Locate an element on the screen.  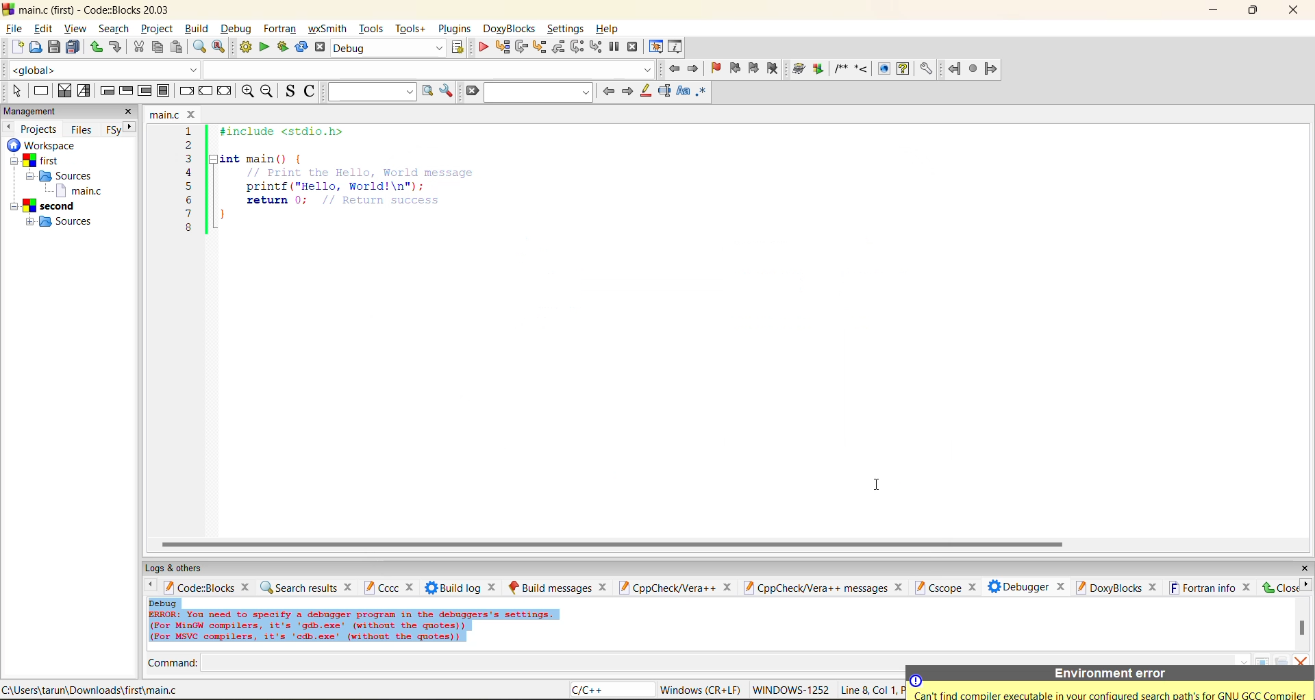
code completion compiler is located at coordinates (329, 69).